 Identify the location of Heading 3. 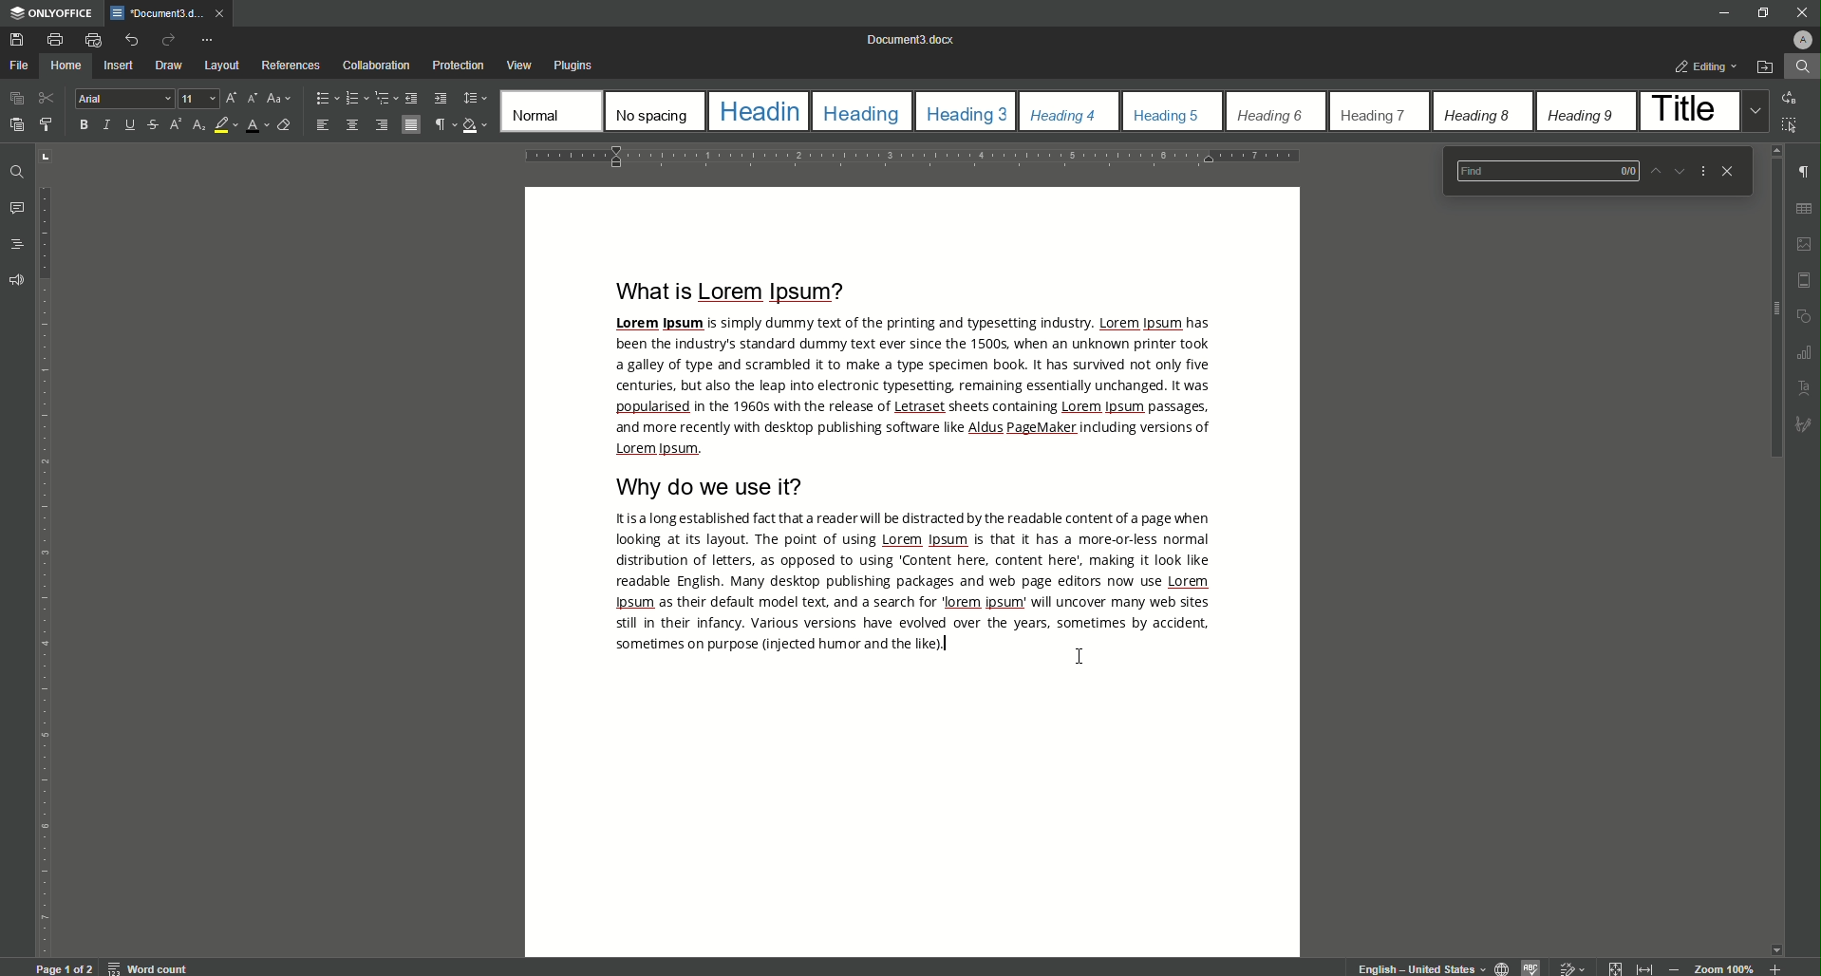
(970, 112).